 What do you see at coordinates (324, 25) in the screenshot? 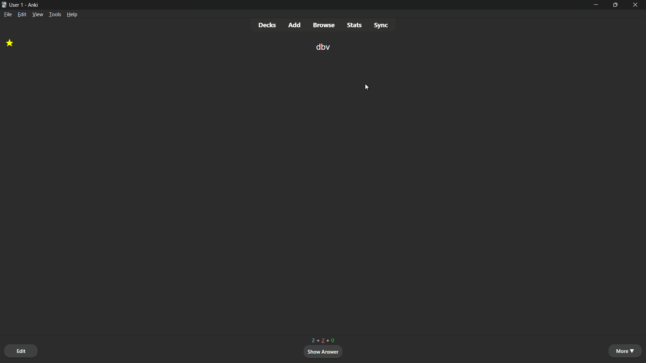
I see `browse` at bounding box center [324, 25].